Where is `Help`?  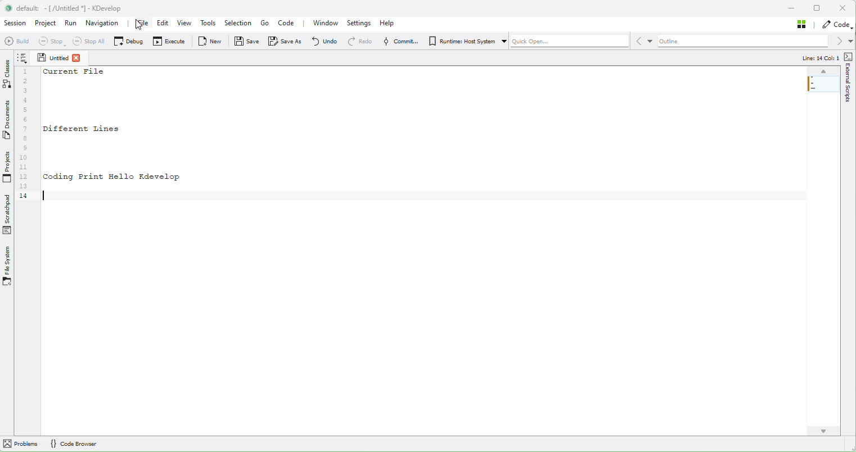 Help is located at coordinates (389, 23).